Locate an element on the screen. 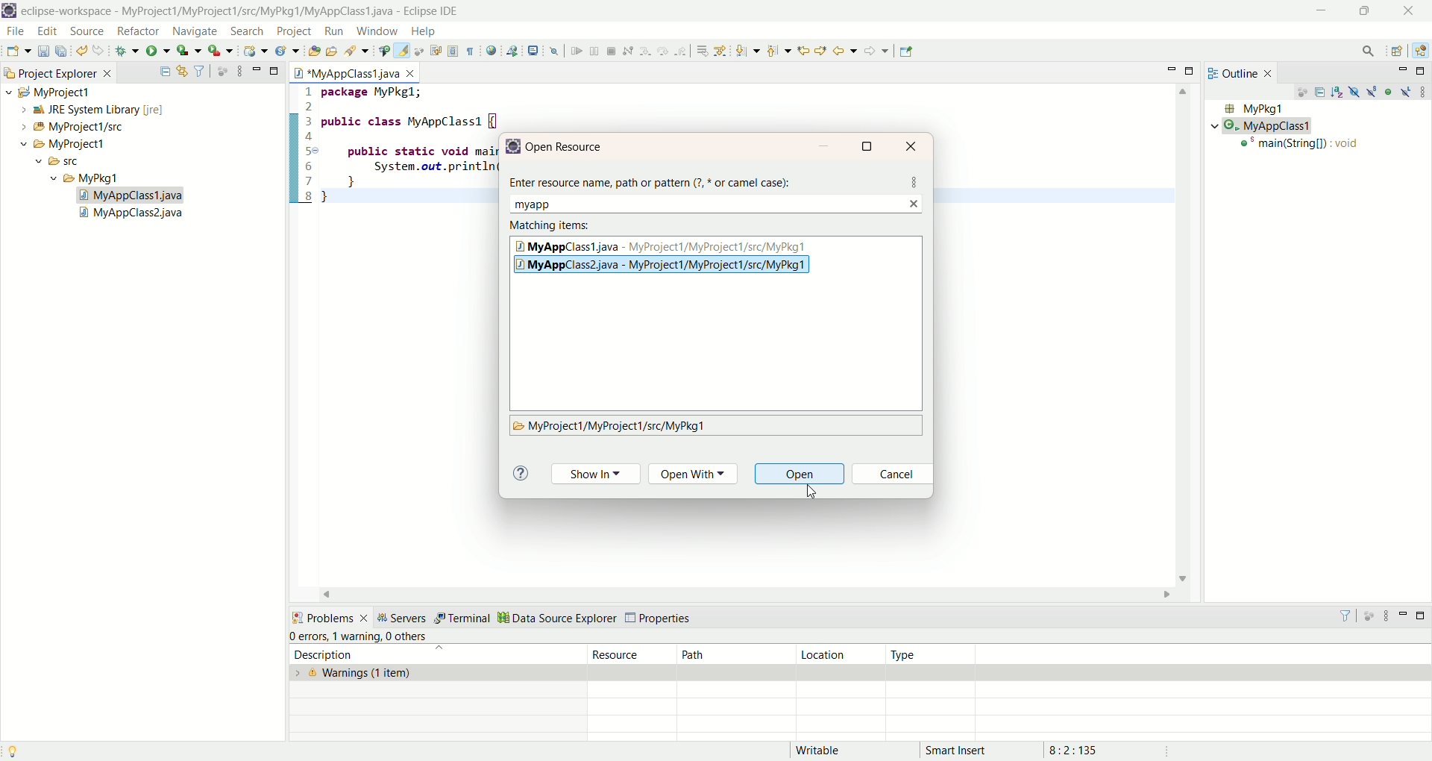 The width and height of the screenshot is (1432, 761). menu is located at coordinates (914, 181).